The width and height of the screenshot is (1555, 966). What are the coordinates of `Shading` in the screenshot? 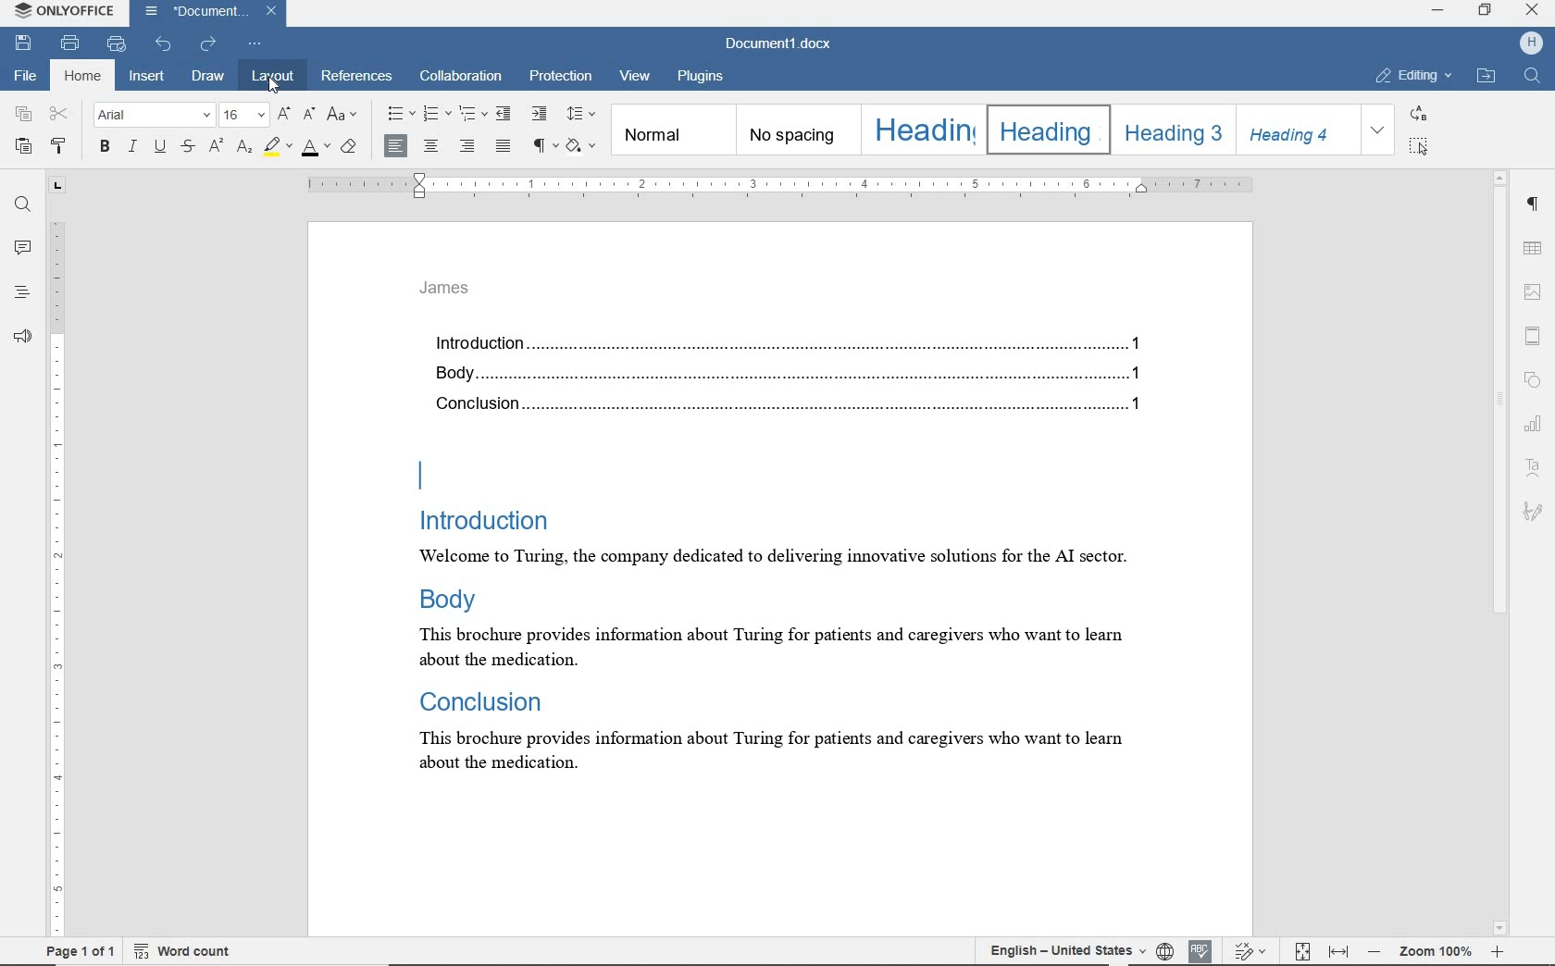 It's located at (584, 144).